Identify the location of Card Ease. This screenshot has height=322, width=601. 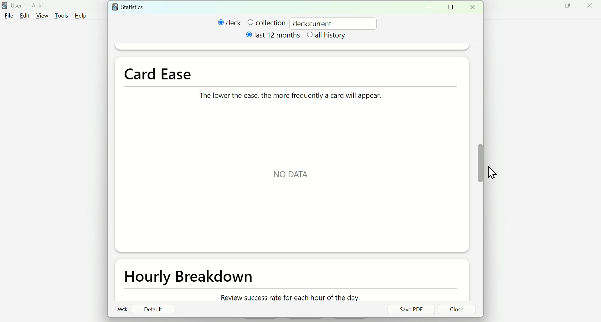
(162, 73).